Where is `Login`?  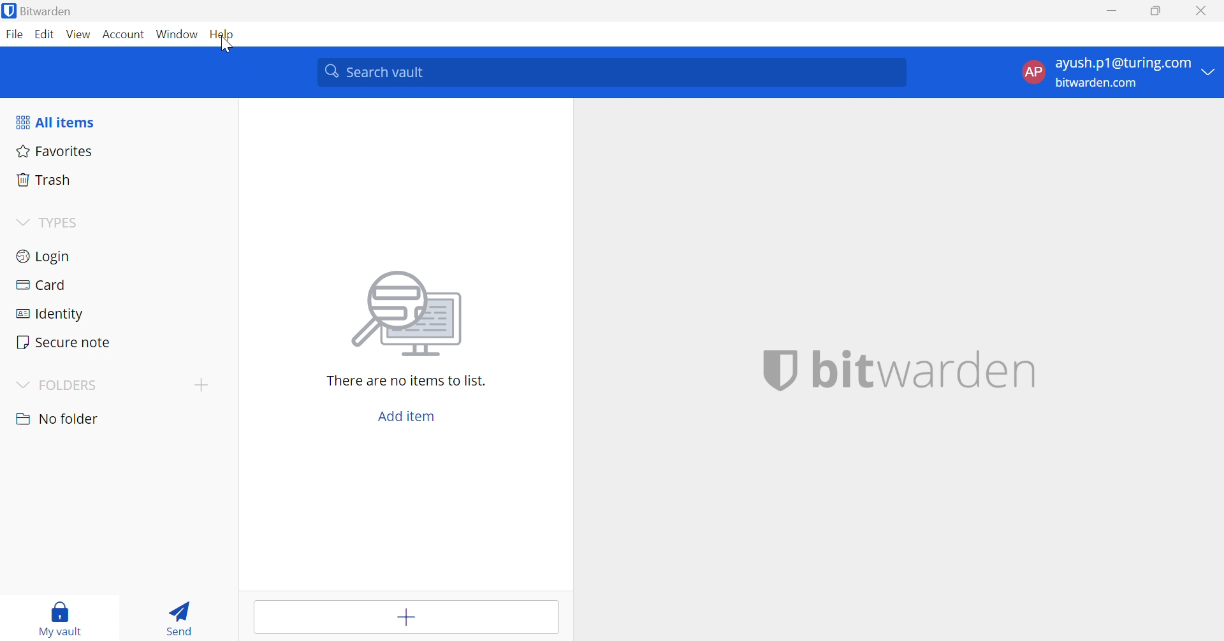
Login is located at coordinates (119, 259).